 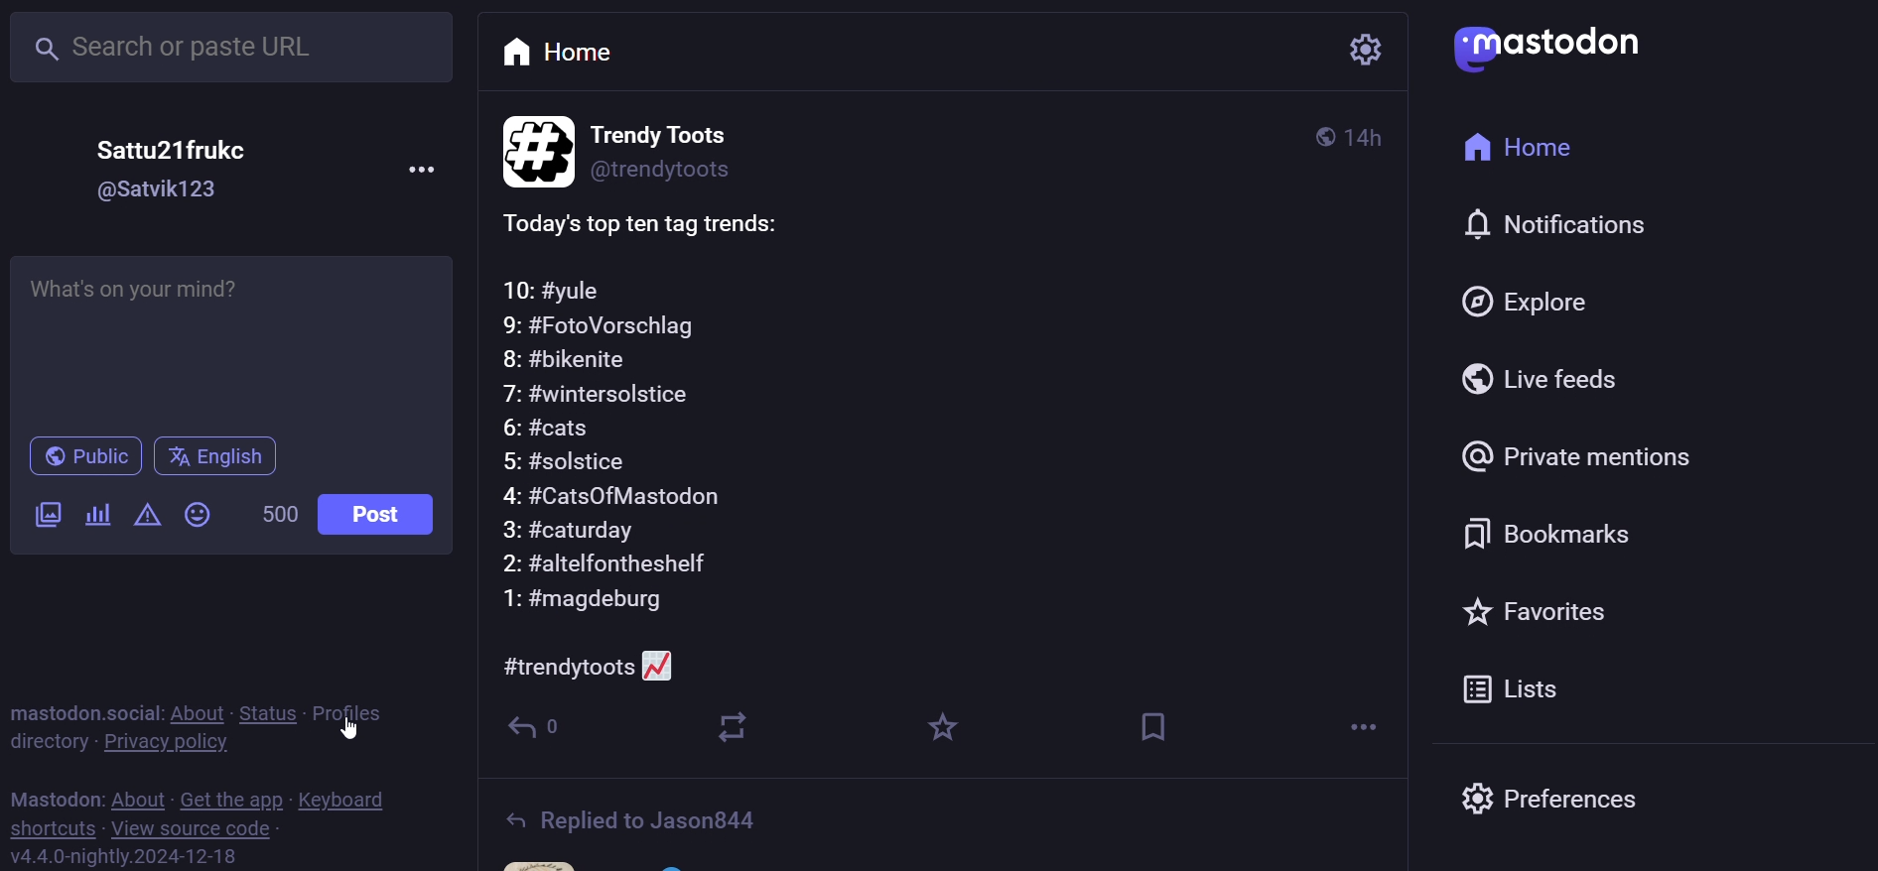 What do you see at coordinates (266, 713) in the screenshot?
I see `status` at bounding box center [266, 713].